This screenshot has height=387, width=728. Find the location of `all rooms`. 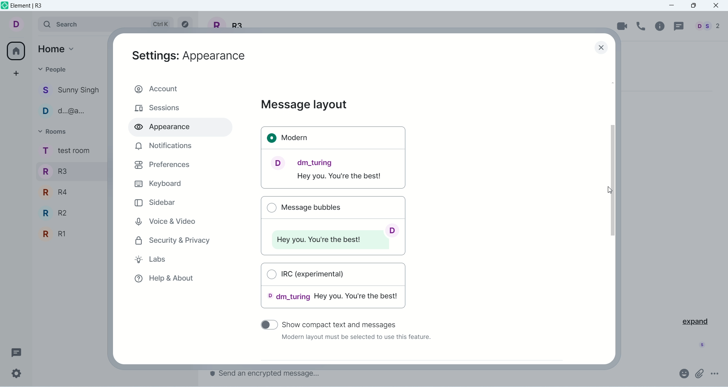

all rooms is located at coordinates (14, 51).